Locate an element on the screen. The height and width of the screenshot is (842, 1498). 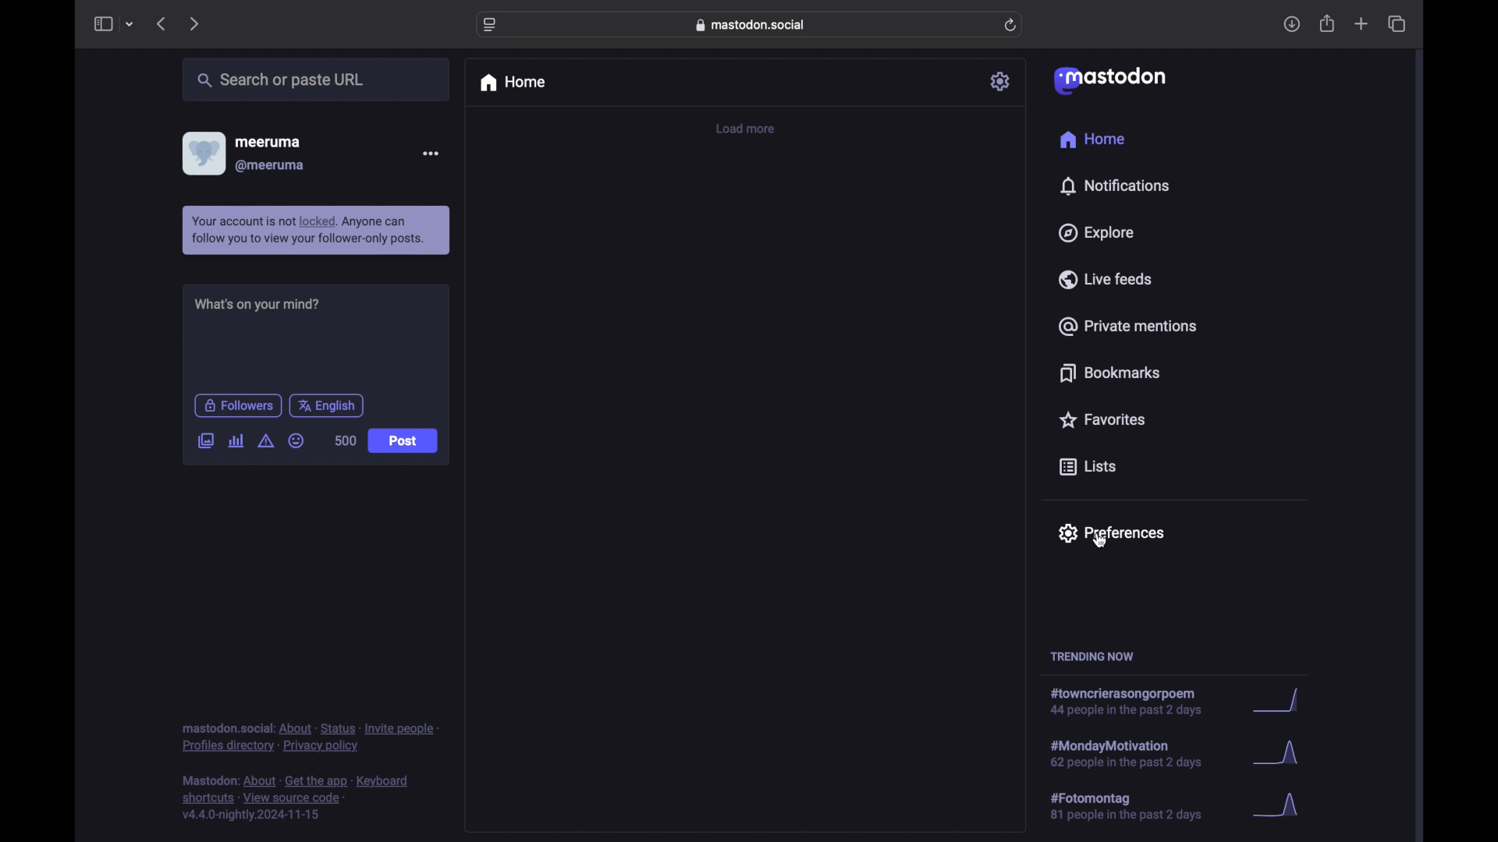
mastodon is located at coordinates (1110, 81).